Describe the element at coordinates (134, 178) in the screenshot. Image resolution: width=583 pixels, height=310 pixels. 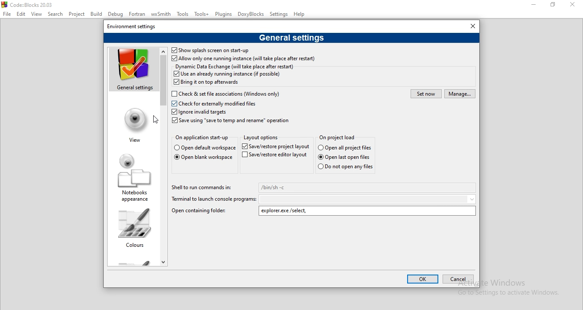
I see `notebooks appearance` at that location.